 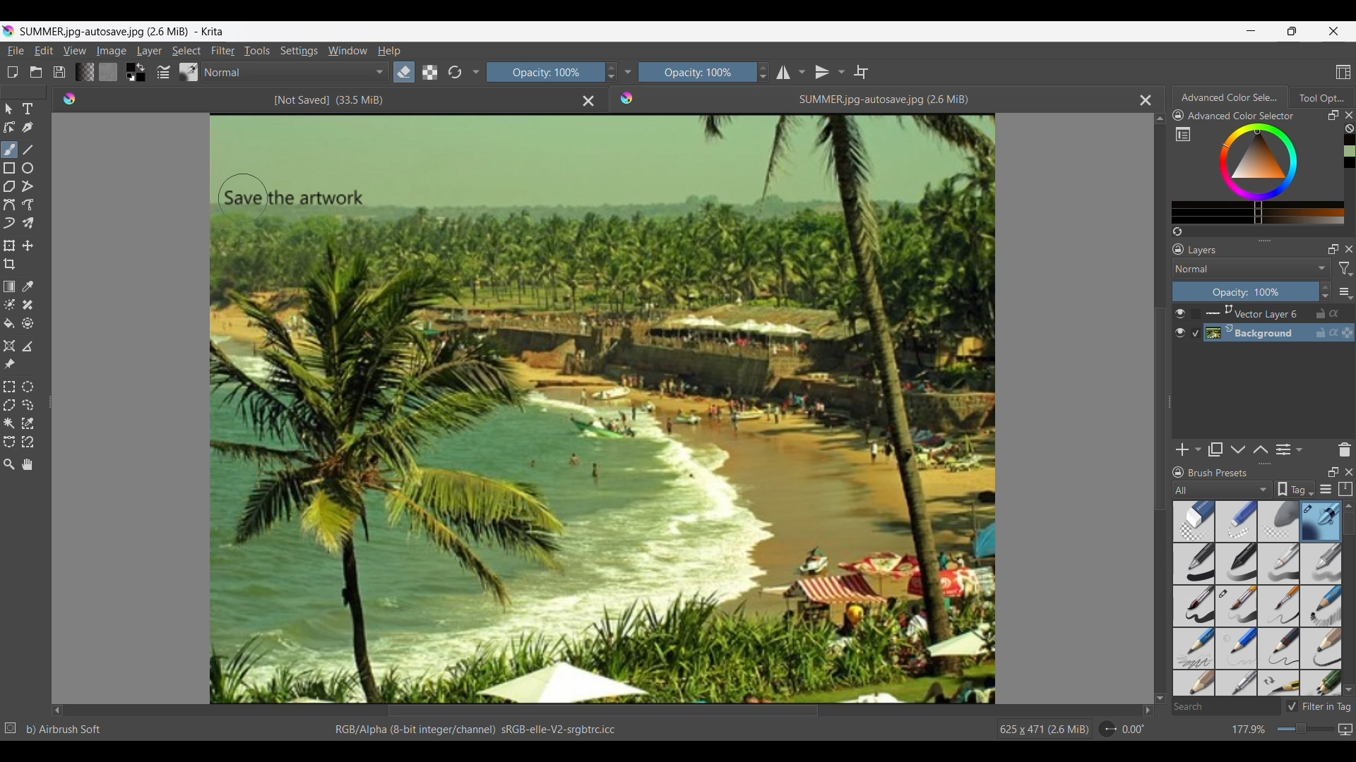 I want to click on Tag, so click(x=1295, y=490).